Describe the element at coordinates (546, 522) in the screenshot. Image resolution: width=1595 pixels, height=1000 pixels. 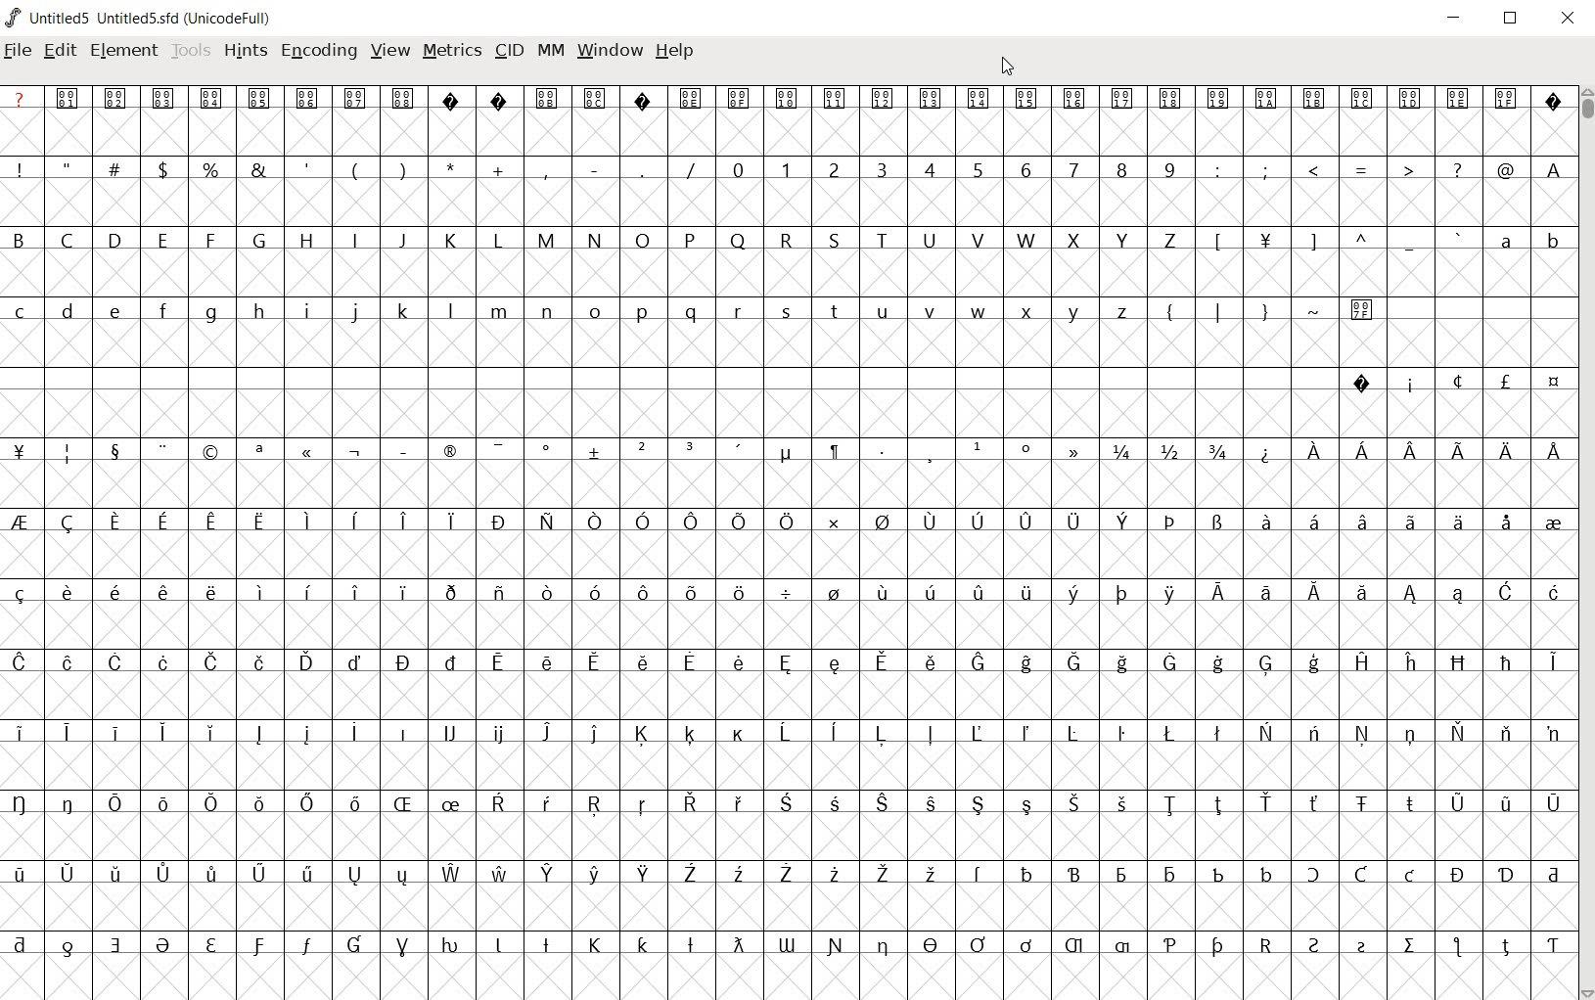
I see `Symbol` at that location.